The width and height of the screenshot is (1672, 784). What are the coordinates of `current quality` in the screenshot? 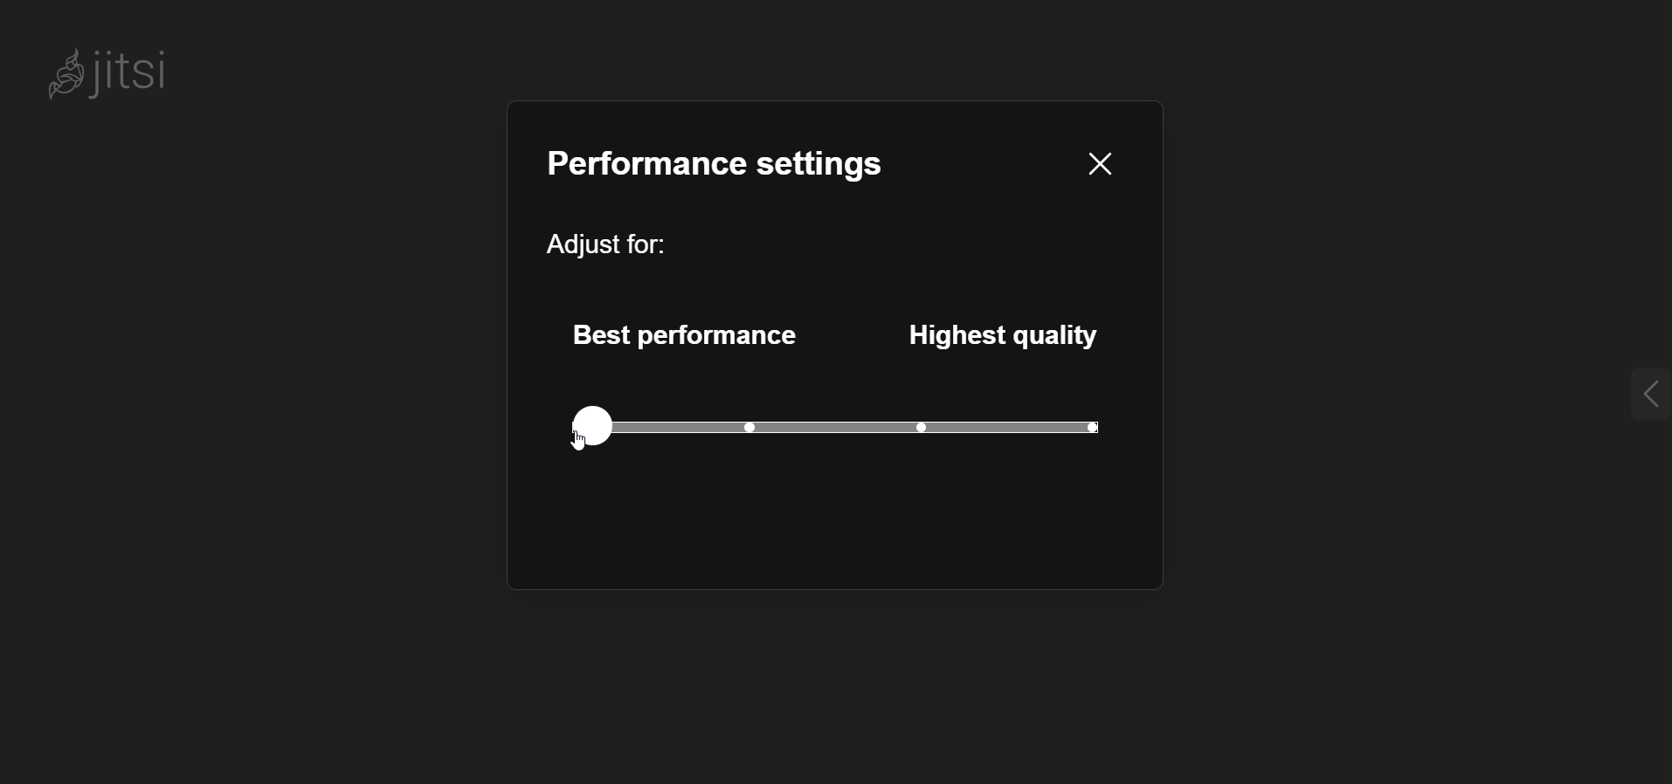 It's located at (1083, 426).